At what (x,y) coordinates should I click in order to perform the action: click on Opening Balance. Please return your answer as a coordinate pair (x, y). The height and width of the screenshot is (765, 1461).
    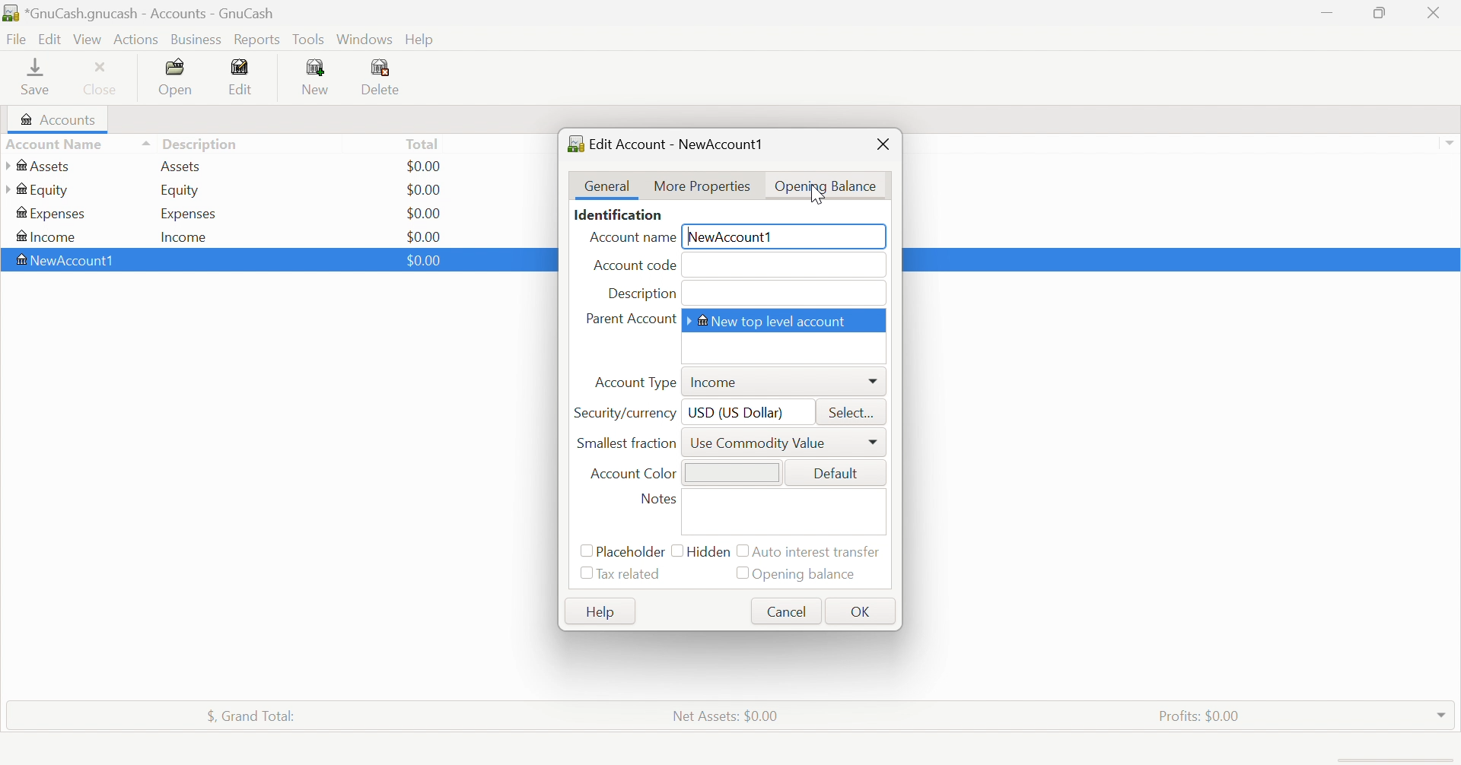
    Looking at the image, I should click on (823, 185).